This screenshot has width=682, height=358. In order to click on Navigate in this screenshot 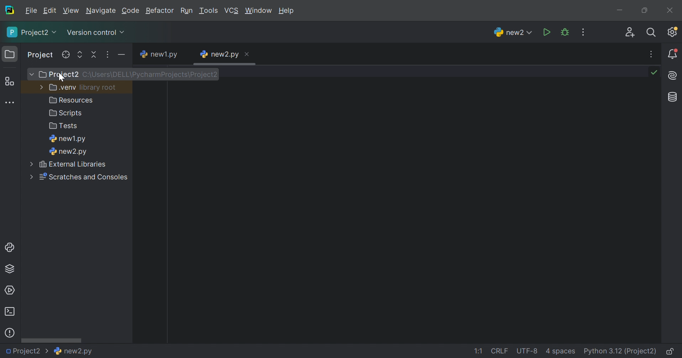, I will do `click(101, 11)`.